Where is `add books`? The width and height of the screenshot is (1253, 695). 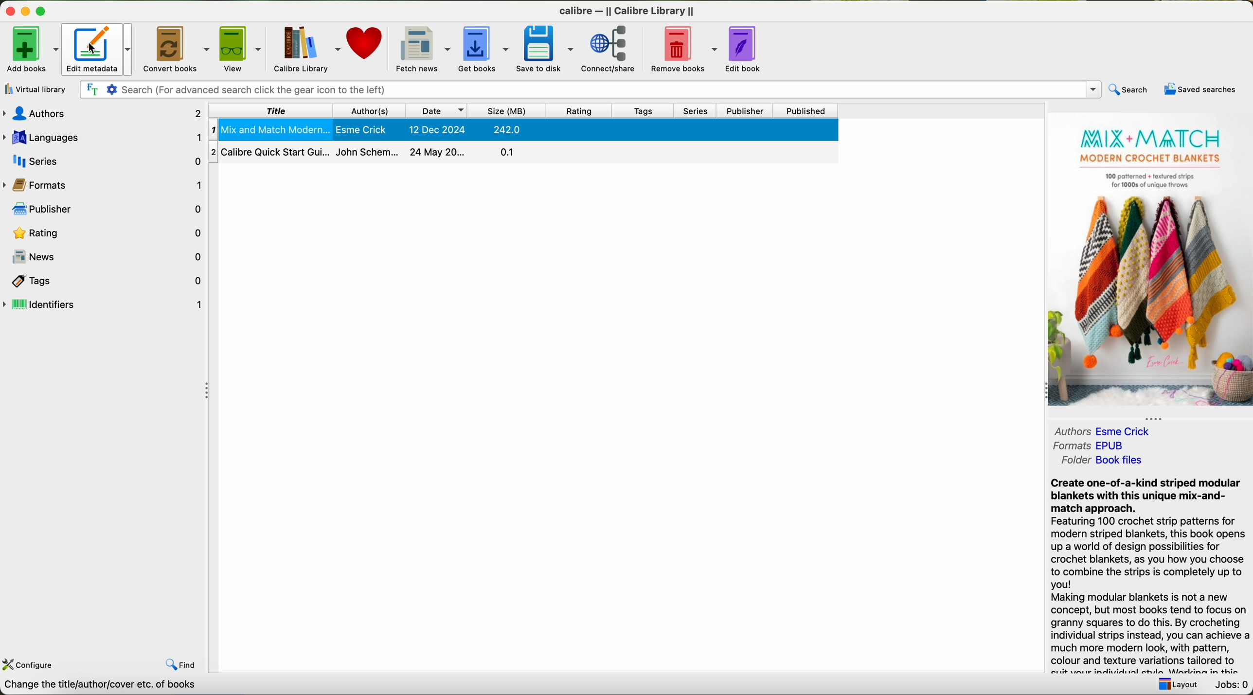 add books is located at coordinates (31, 48).